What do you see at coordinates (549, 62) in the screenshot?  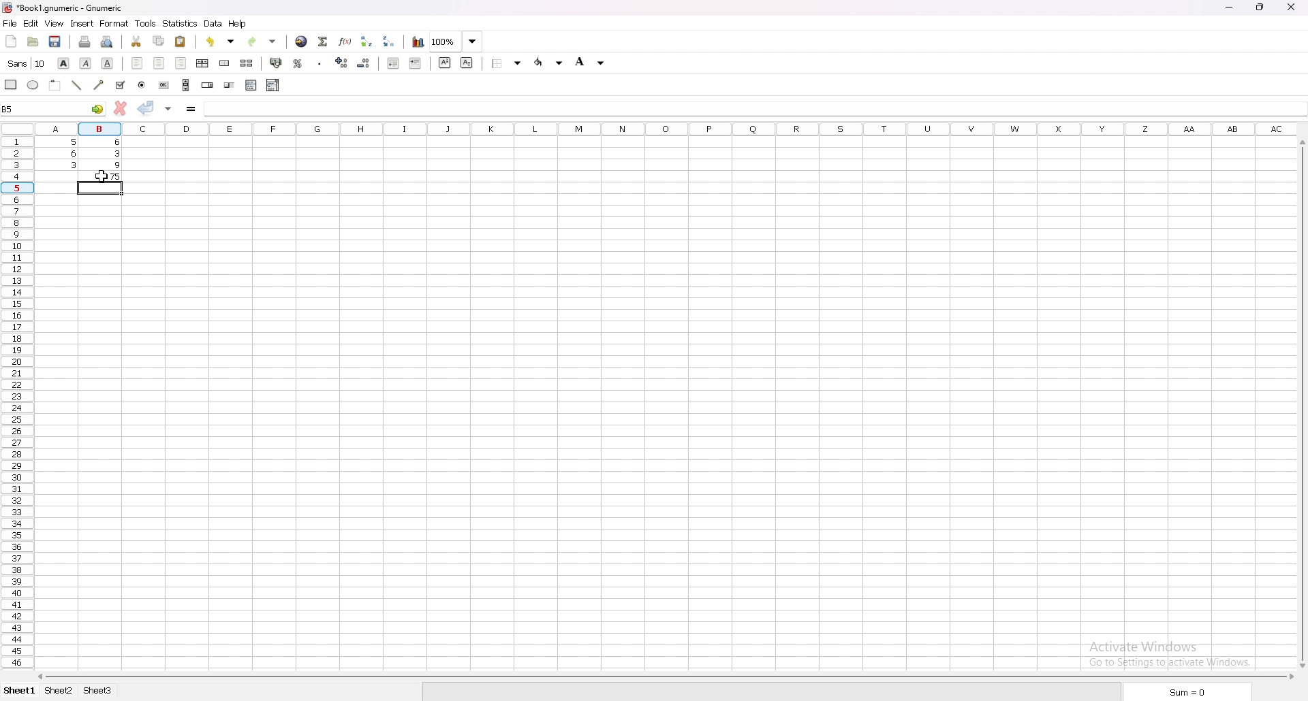 I see `background` at bounding box center [549, 62].